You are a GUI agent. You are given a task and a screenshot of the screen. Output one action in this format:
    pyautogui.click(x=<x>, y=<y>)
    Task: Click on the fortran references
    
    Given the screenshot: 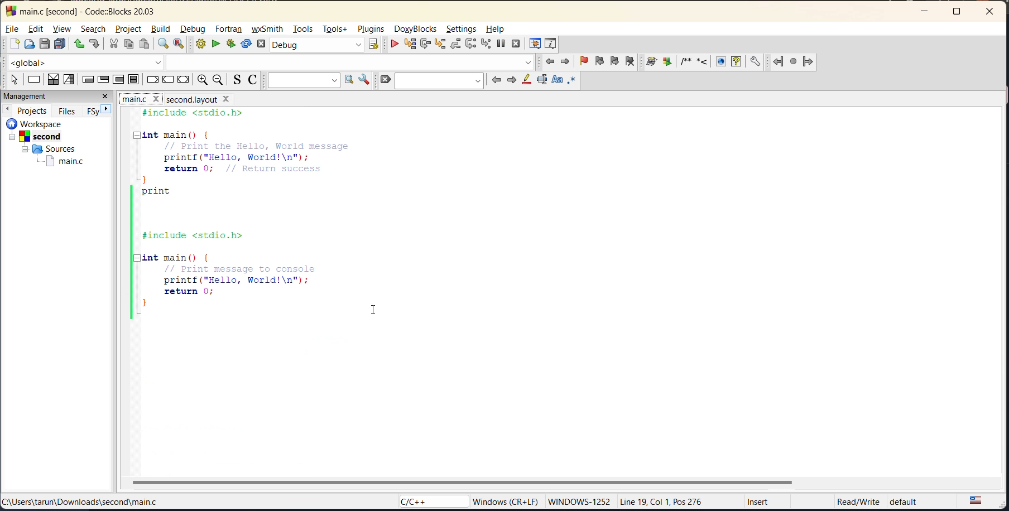 What is the action you would take?
    pyautogui.click(x=794, y=62)
    